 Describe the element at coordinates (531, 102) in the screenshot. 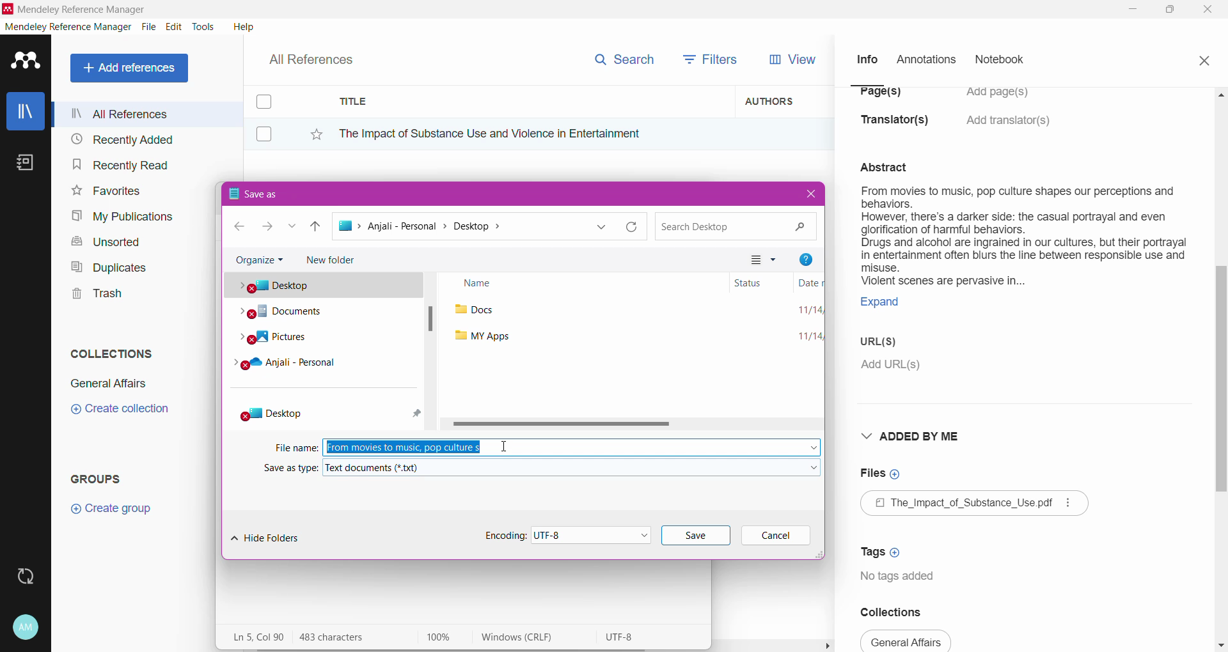

I see `Title` at that location.